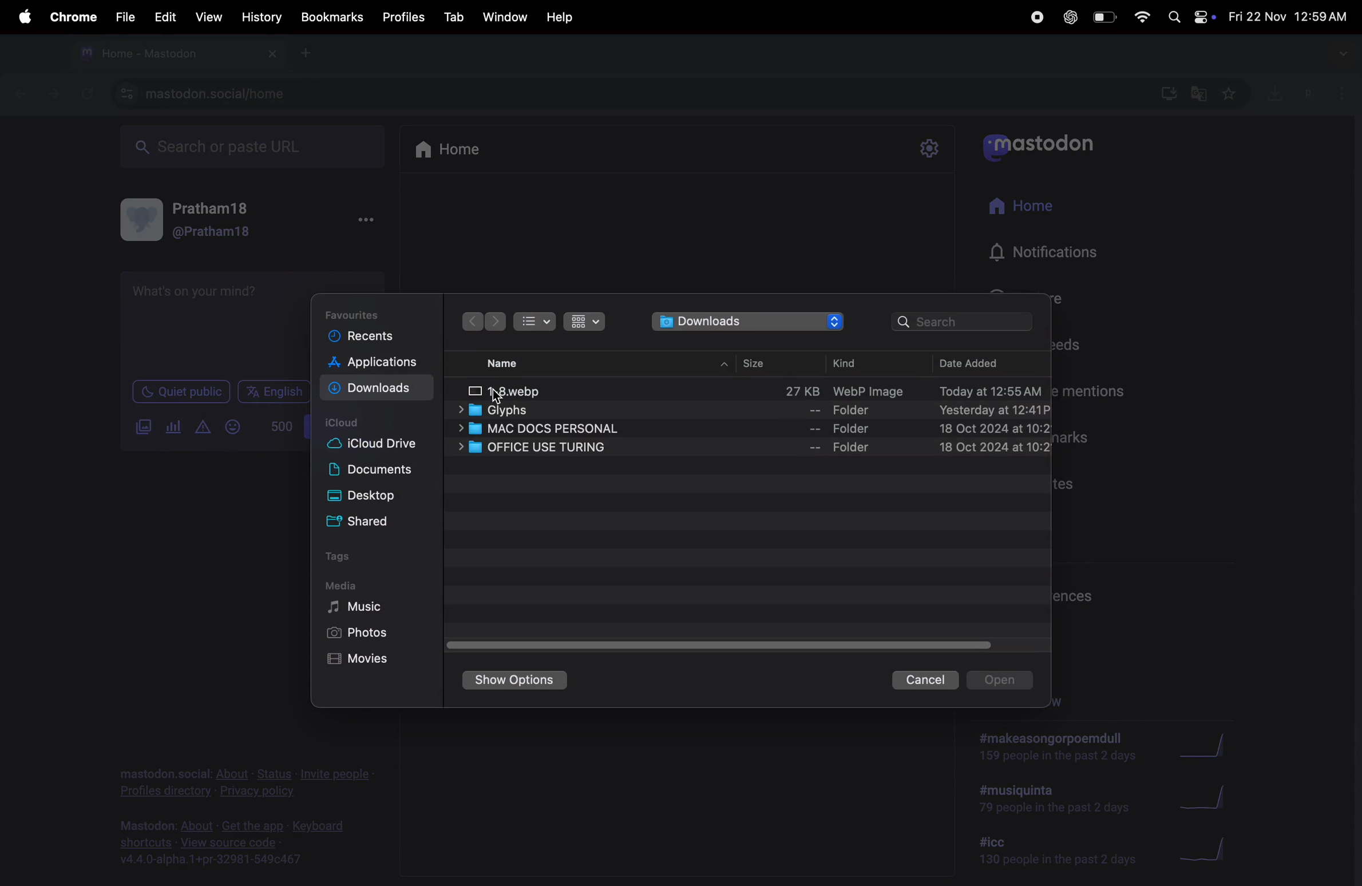 This screenshot has height=886, width=1362. Describe the element at coordinates (759, 364) in the screenshot. I see `size` at that location.